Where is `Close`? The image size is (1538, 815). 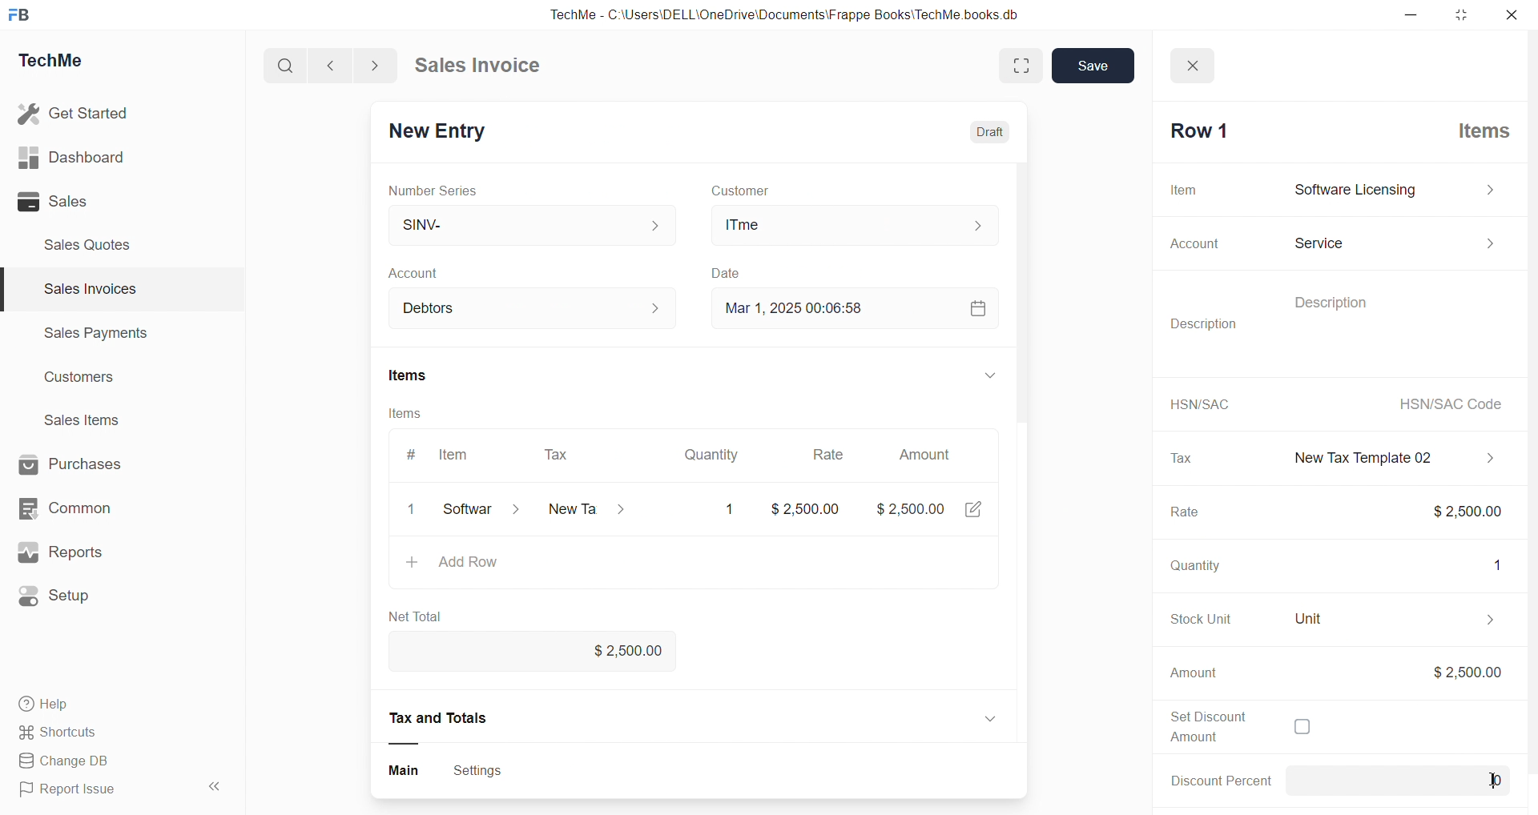 Close is located at coordinates (1198, 61).